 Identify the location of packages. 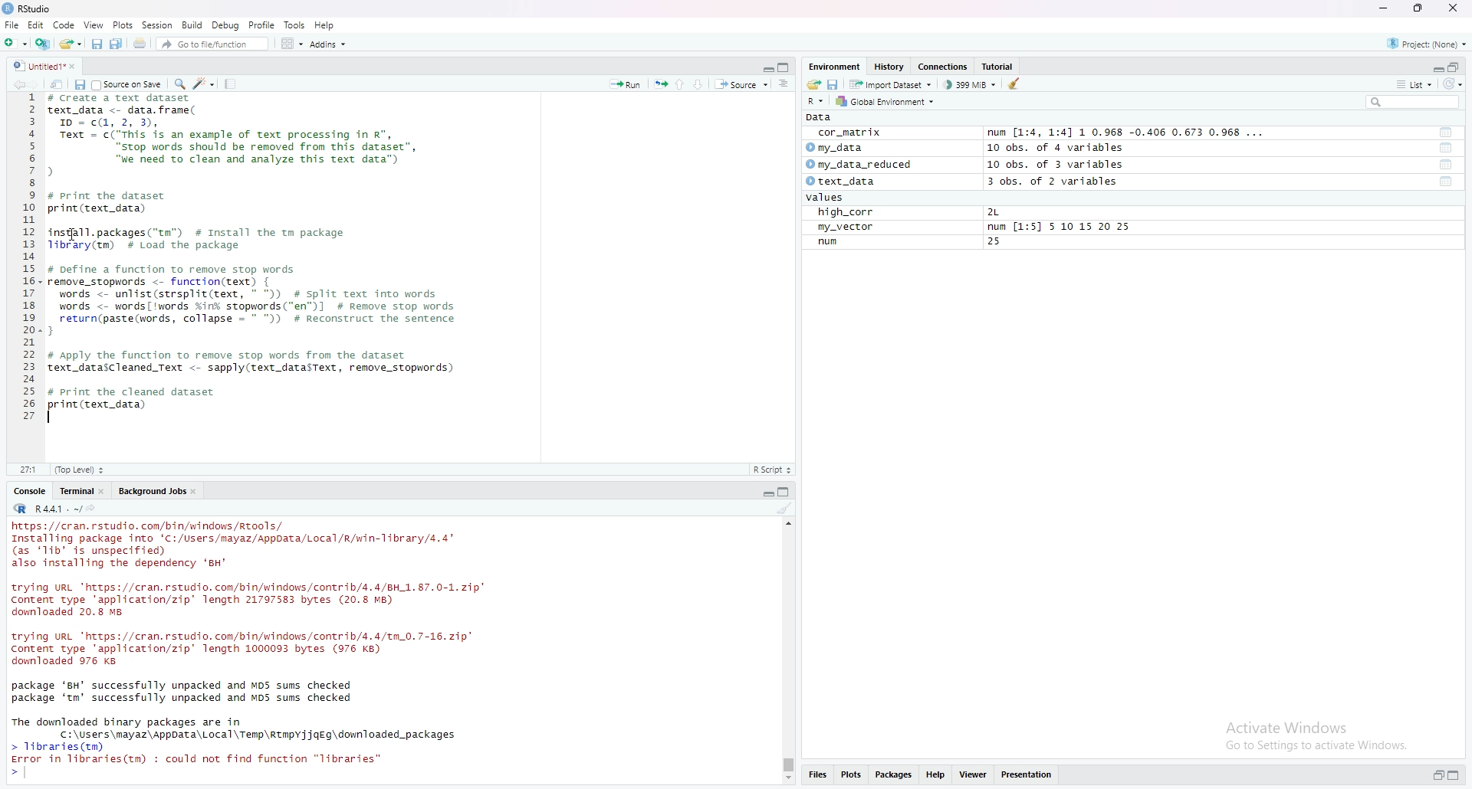
(895, 774).